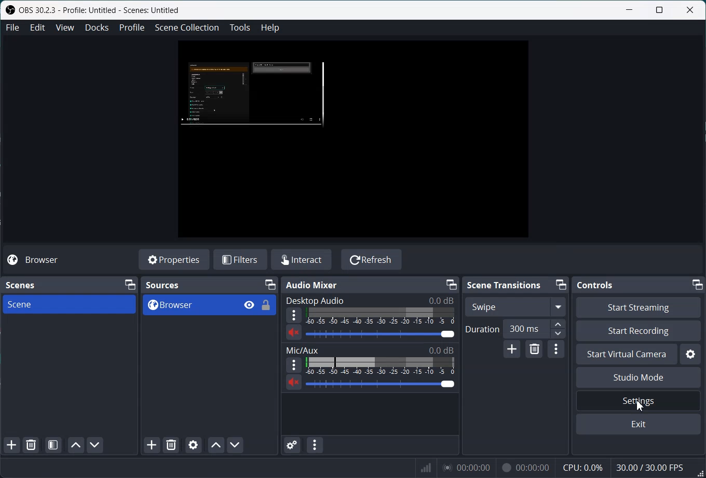 This screenshot has height=478, width=706. I want to click on Remove Selected Scene, so click(31, 445).